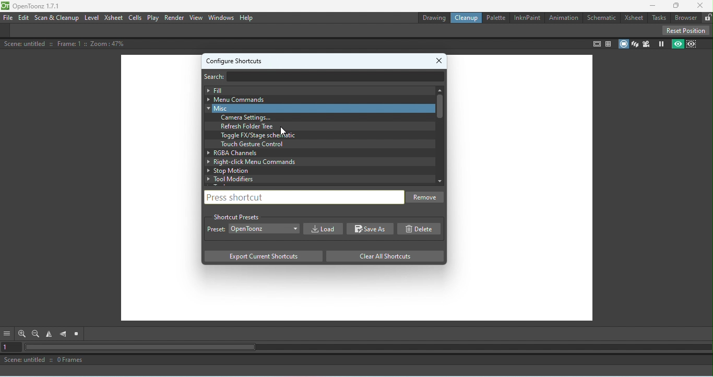 This screenshot has height=377, width=713. What do you see at coordinates (646, 44) in the screenshot?
I see `Camera view` at bounding box center [646, 44].